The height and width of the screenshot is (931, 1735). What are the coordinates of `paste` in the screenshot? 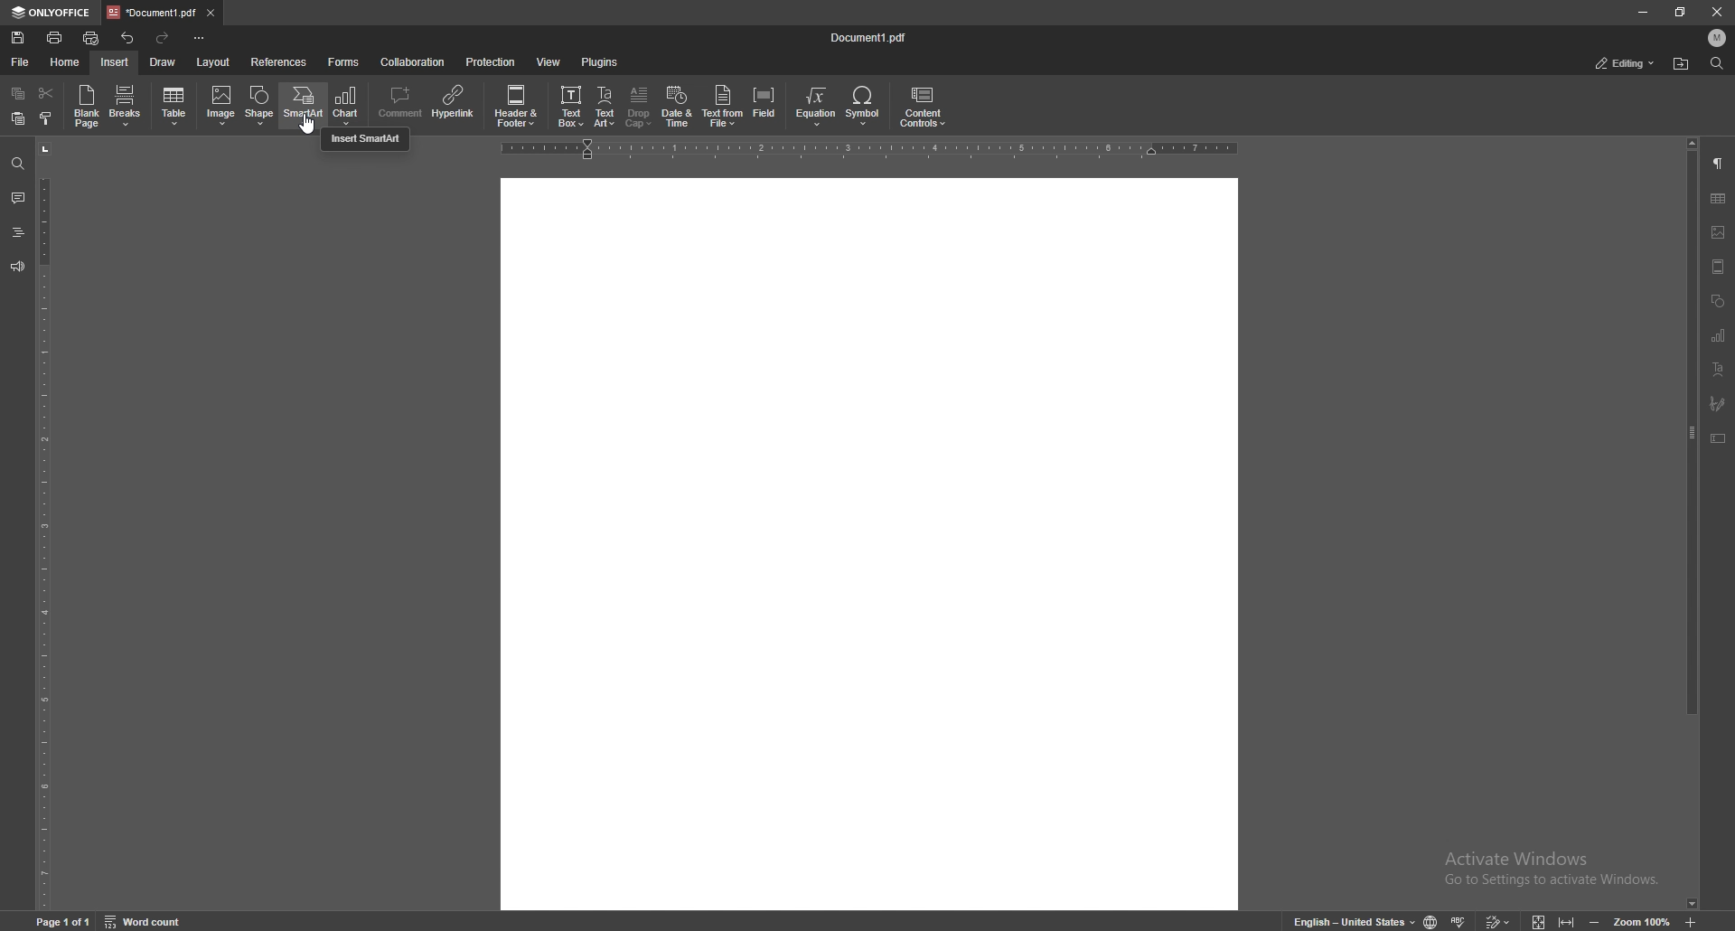 It's located at (18, 118).